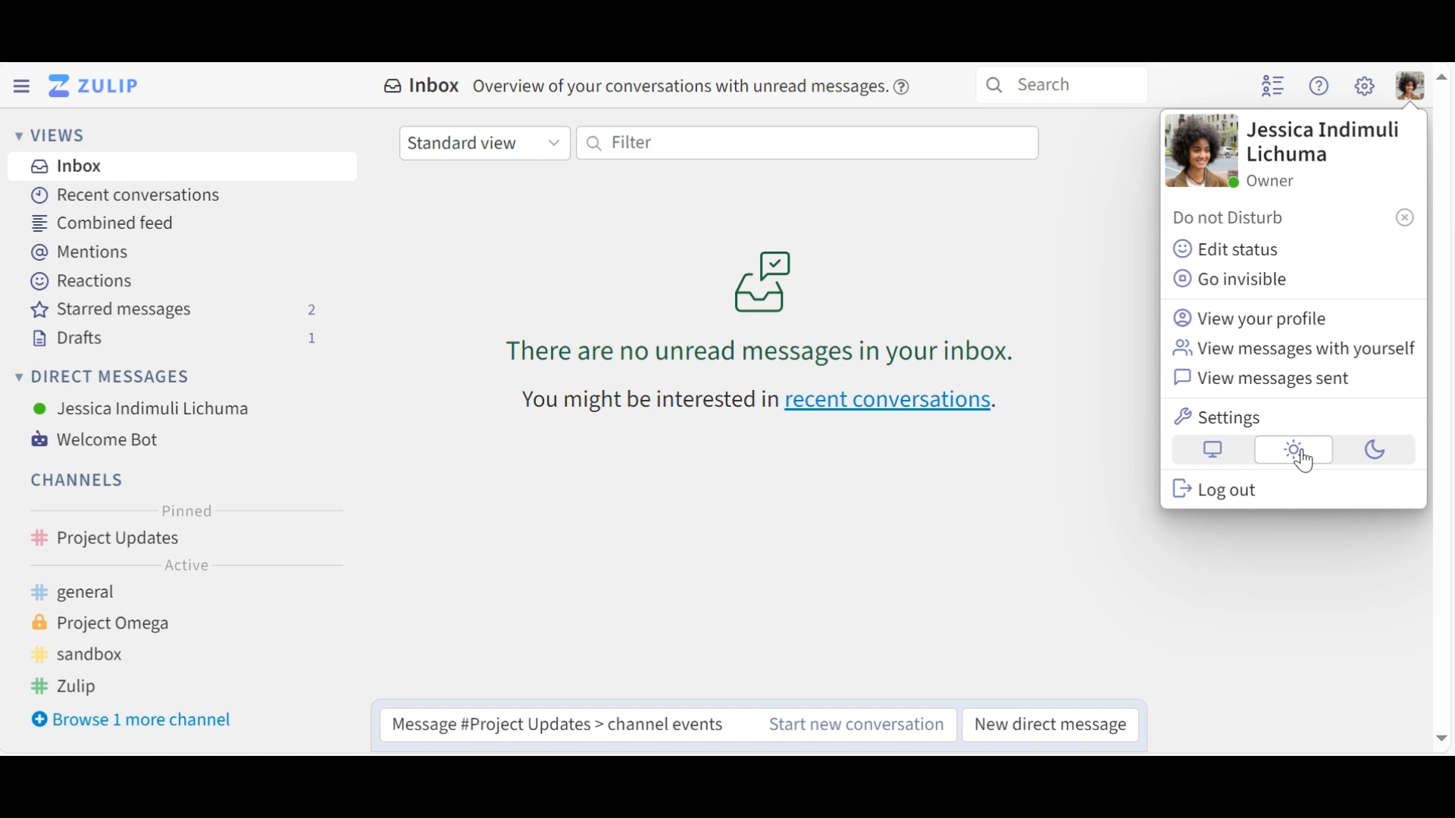 This screenshot has width=1455, height=818. Describe the element at coordinates (79, 688) in the screenshot. I see `Zulip` at that location.